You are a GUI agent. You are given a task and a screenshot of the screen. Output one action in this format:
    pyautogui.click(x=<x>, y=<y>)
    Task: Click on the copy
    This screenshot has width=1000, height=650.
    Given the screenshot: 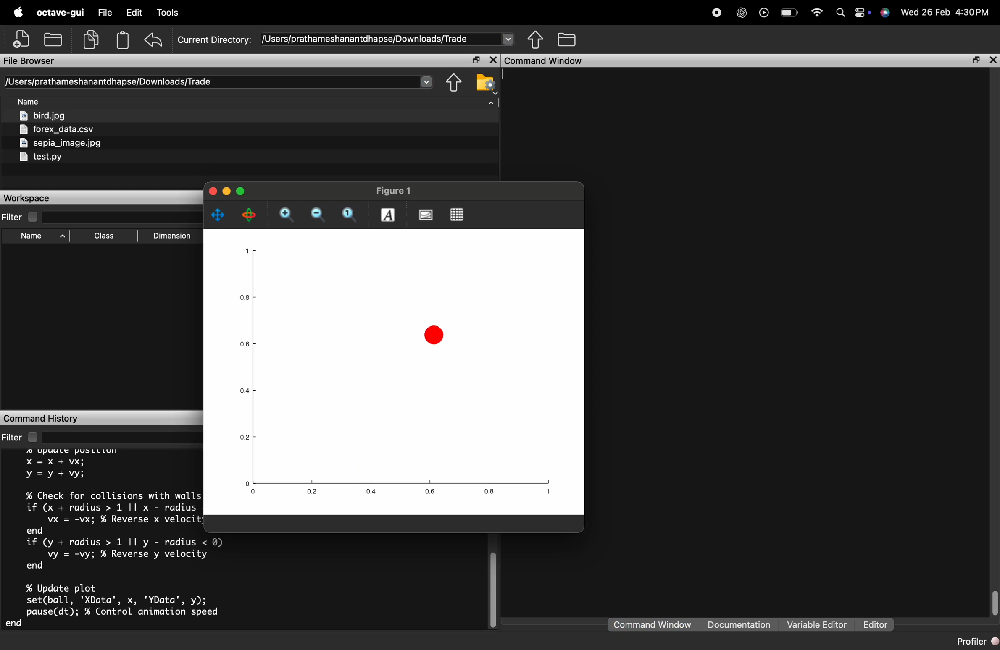 What is the action you would take?
    pyautogui.click(x=92, y=39)
    